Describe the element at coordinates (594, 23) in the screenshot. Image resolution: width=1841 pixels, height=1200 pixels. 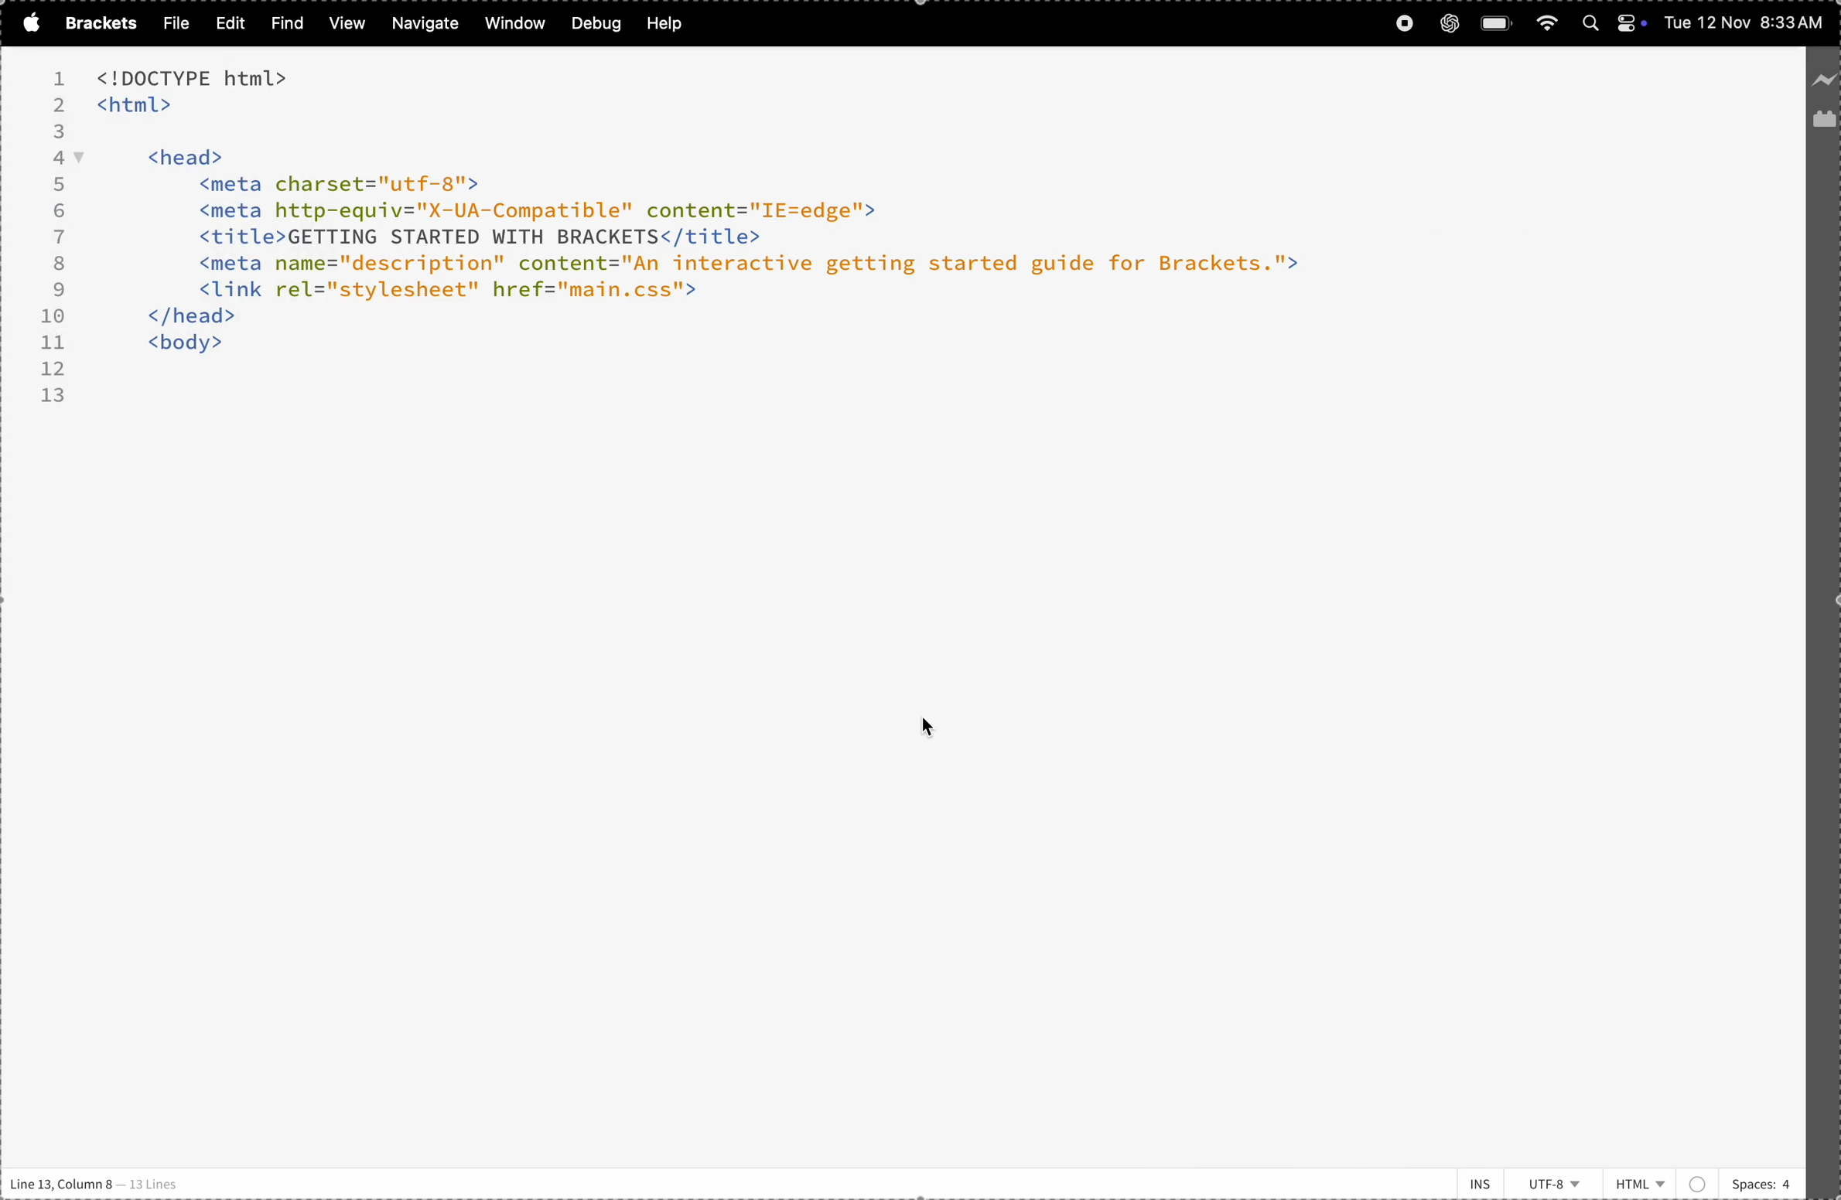
I see `debug` at that location.